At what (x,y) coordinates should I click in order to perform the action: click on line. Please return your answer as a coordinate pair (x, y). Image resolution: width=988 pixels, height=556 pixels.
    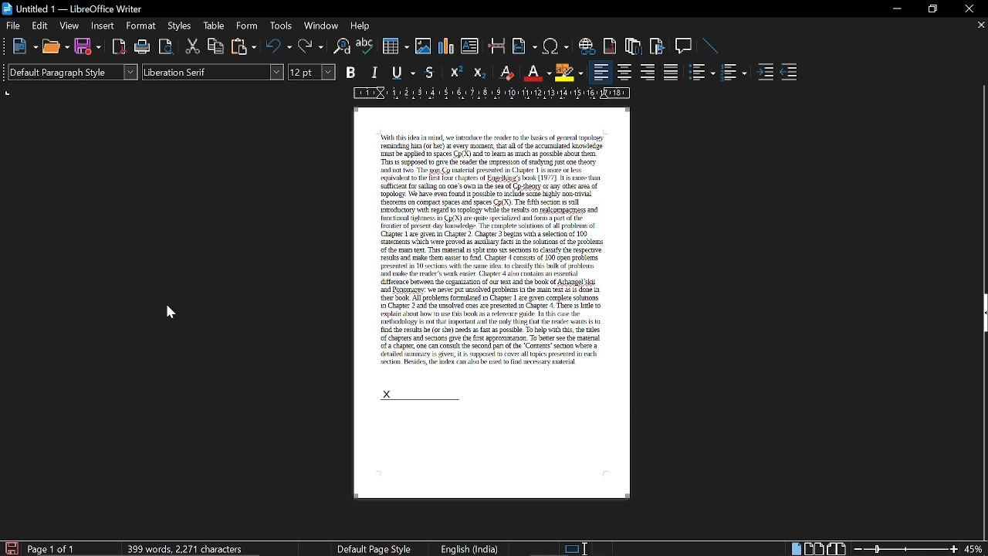
    Looking at the image, I should click on (709, 47).